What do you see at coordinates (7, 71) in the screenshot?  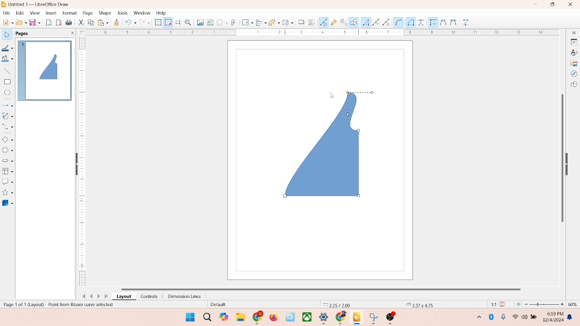 I see `insert line` at bounding box center [7, 71].